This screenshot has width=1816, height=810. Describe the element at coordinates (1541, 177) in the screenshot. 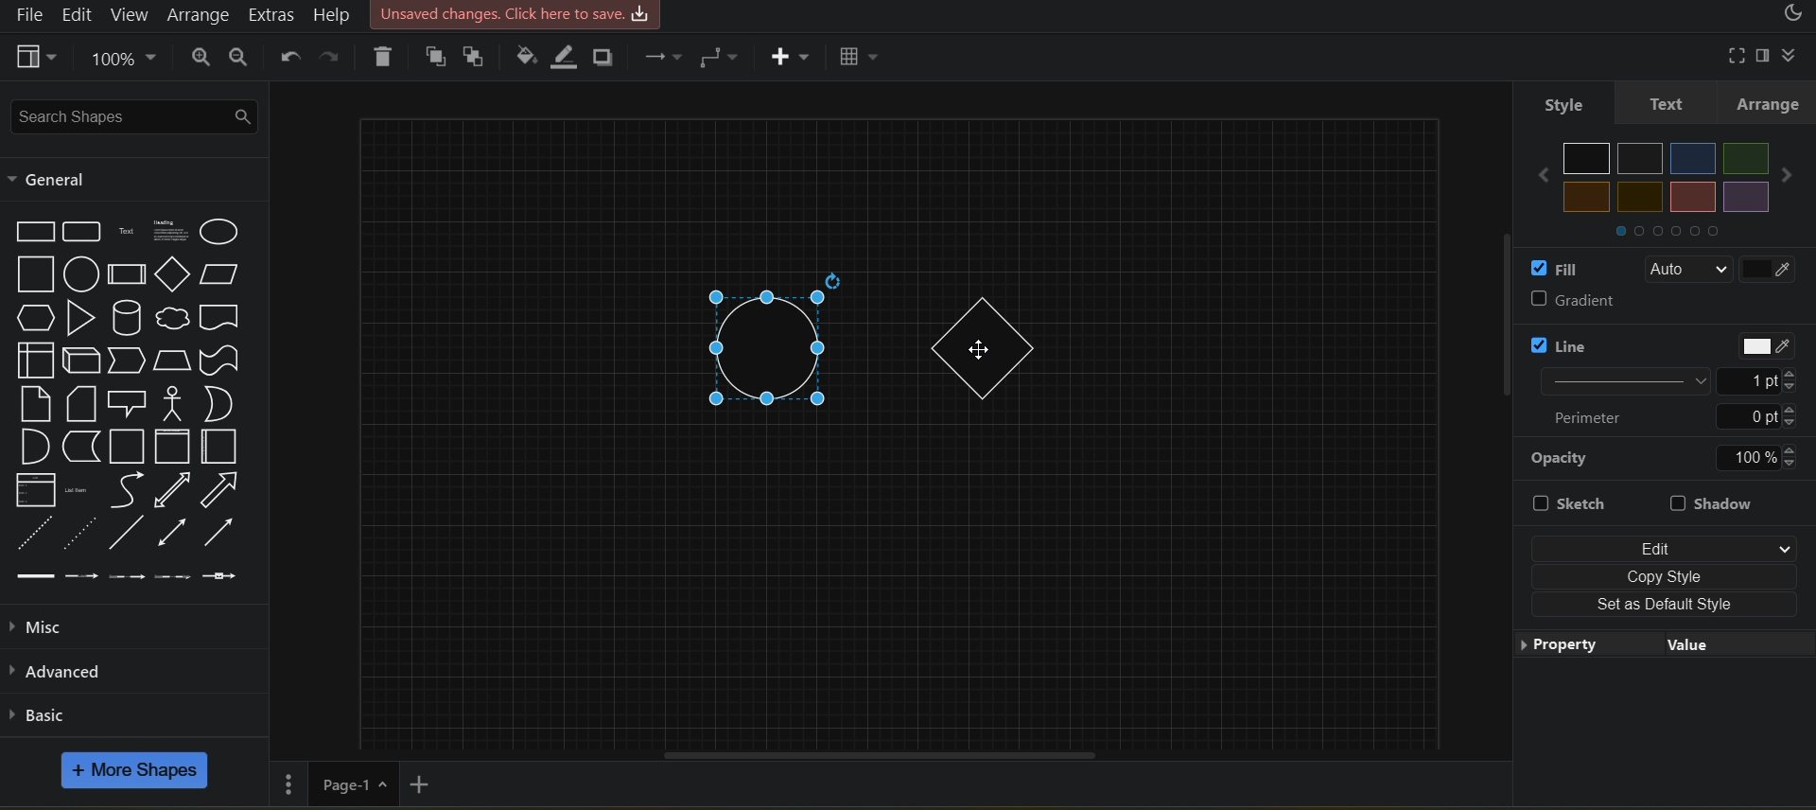

I see `` at that location.